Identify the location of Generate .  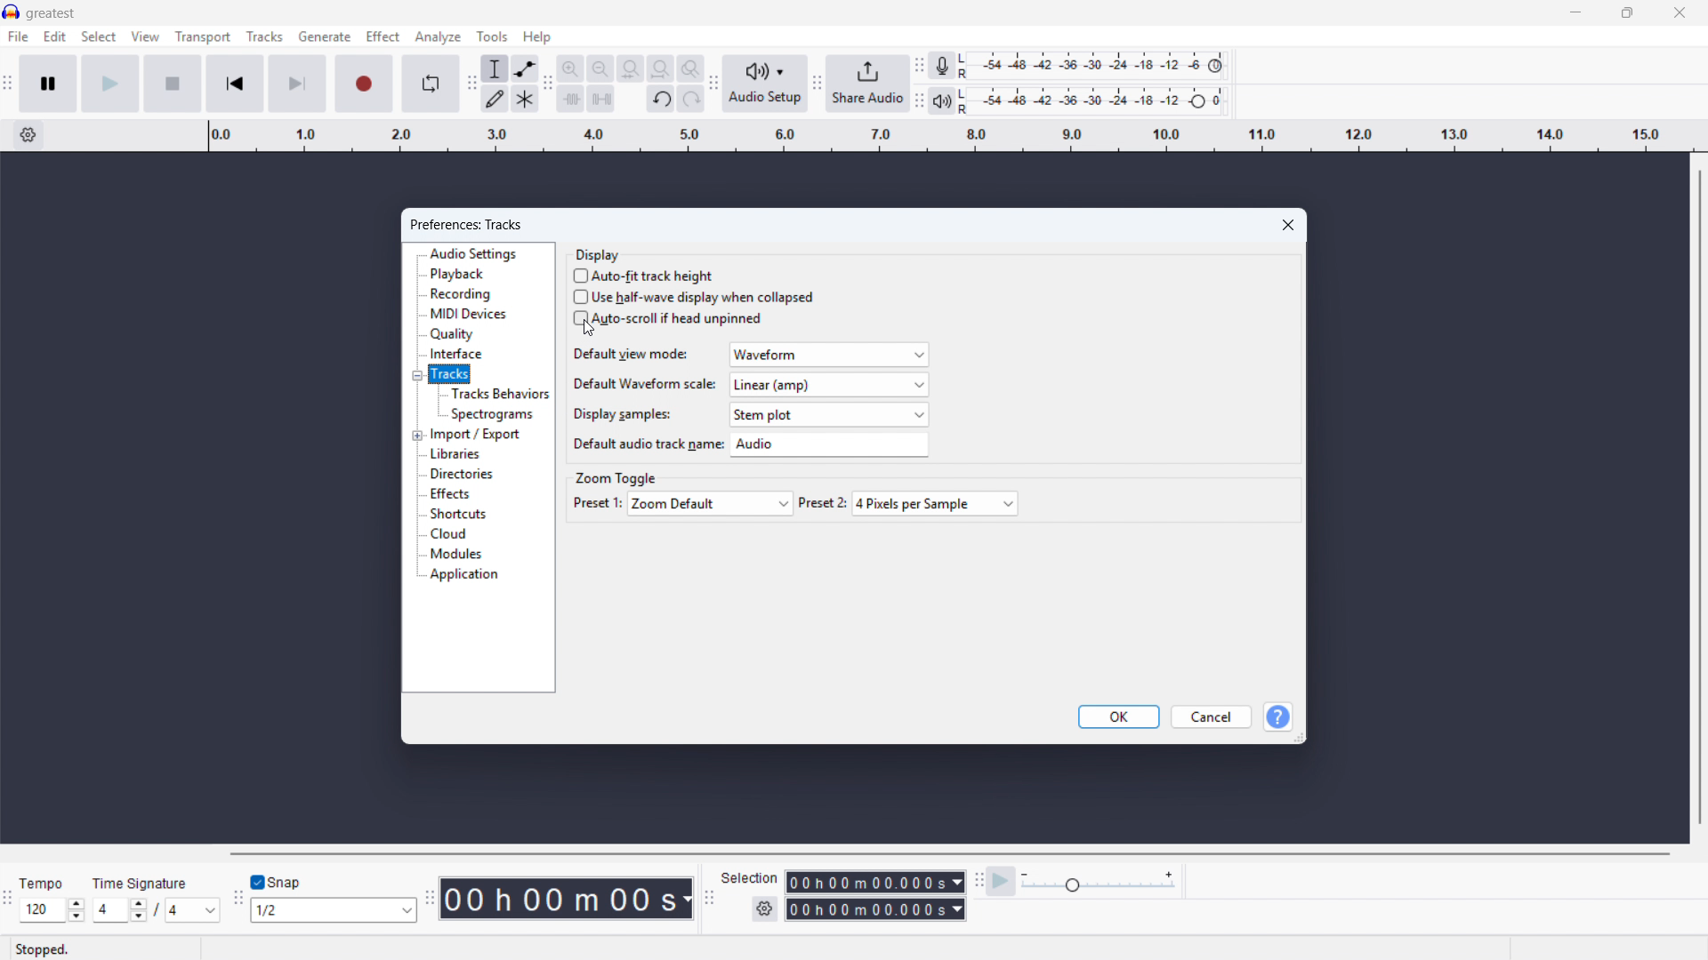
(325, 36).